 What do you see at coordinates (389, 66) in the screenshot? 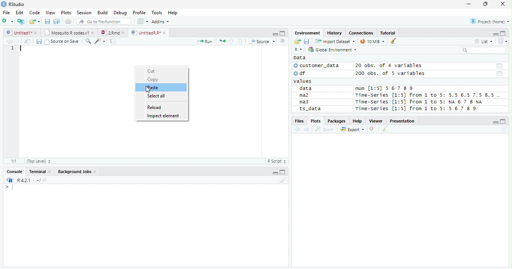
I see `20 obs. of 4 variables` at bounding box center [389, 66].